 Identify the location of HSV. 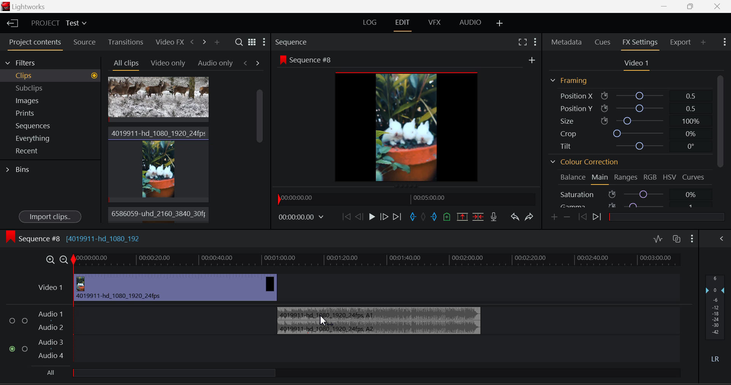
(670, 176).